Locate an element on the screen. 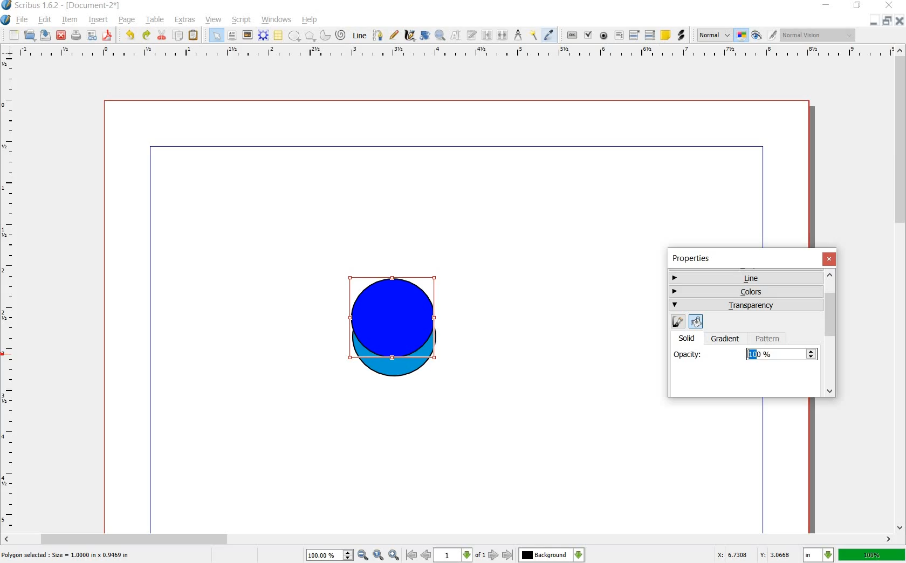 This screenshot has width=906, height=563. page is located at coordinates (128, 20).